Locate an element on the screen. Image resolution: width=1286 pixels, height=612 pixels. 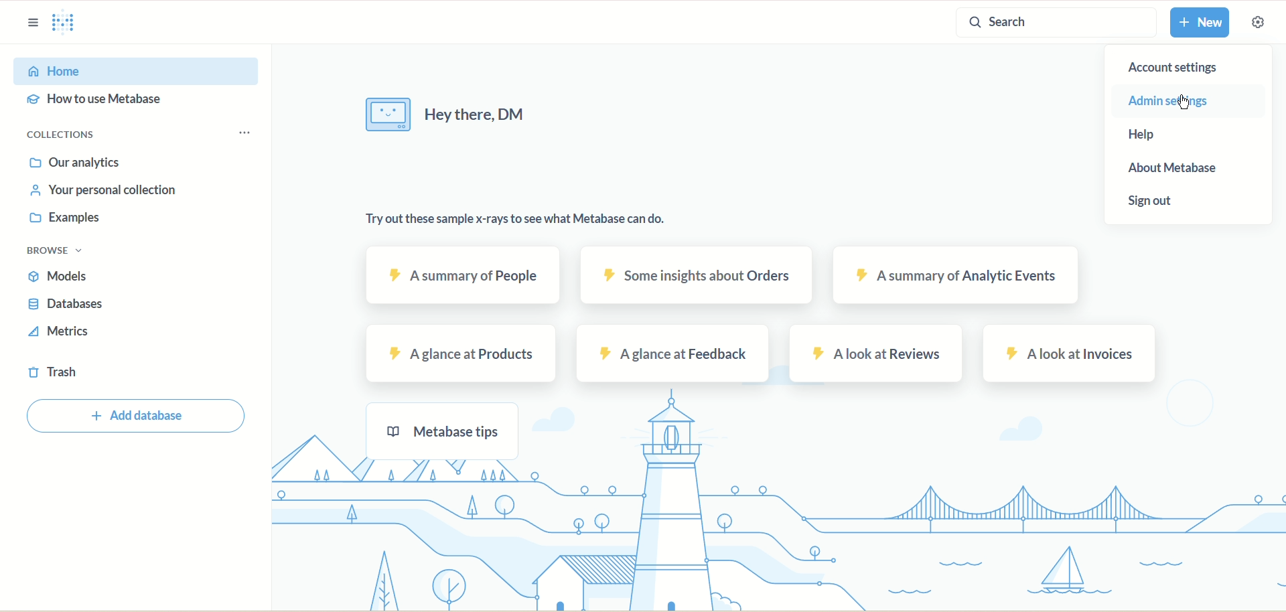
A look at invoices is located at coordinates (1074, 356).